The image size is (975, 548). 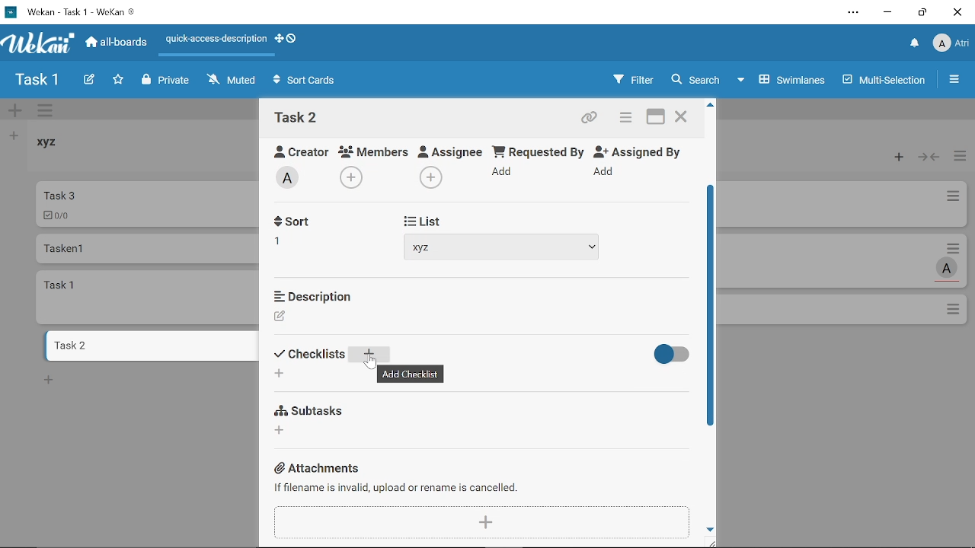 I want to click on Subtasks, so click(x=312, y=409).